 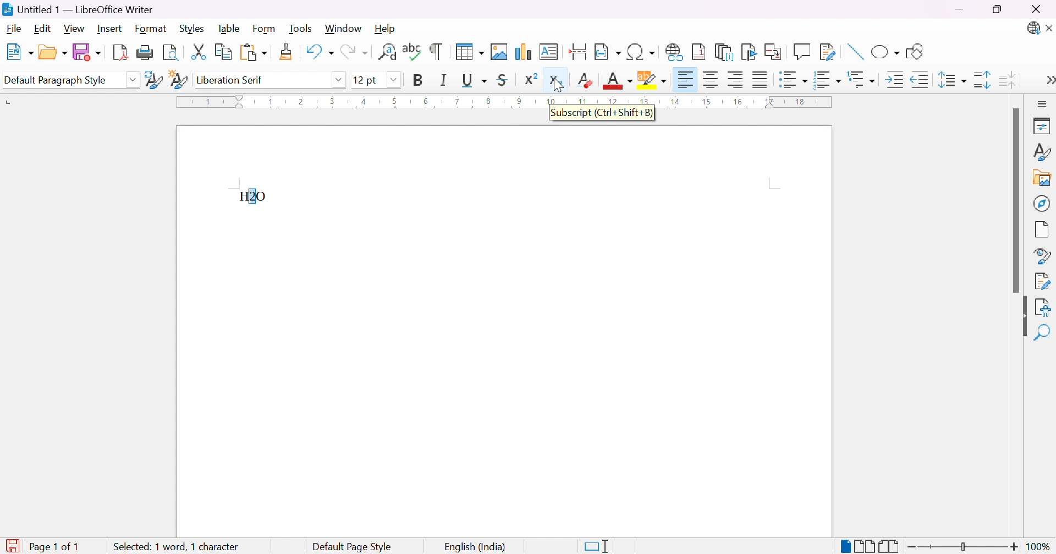 I want to click on Format, so click(x=151, y=29).